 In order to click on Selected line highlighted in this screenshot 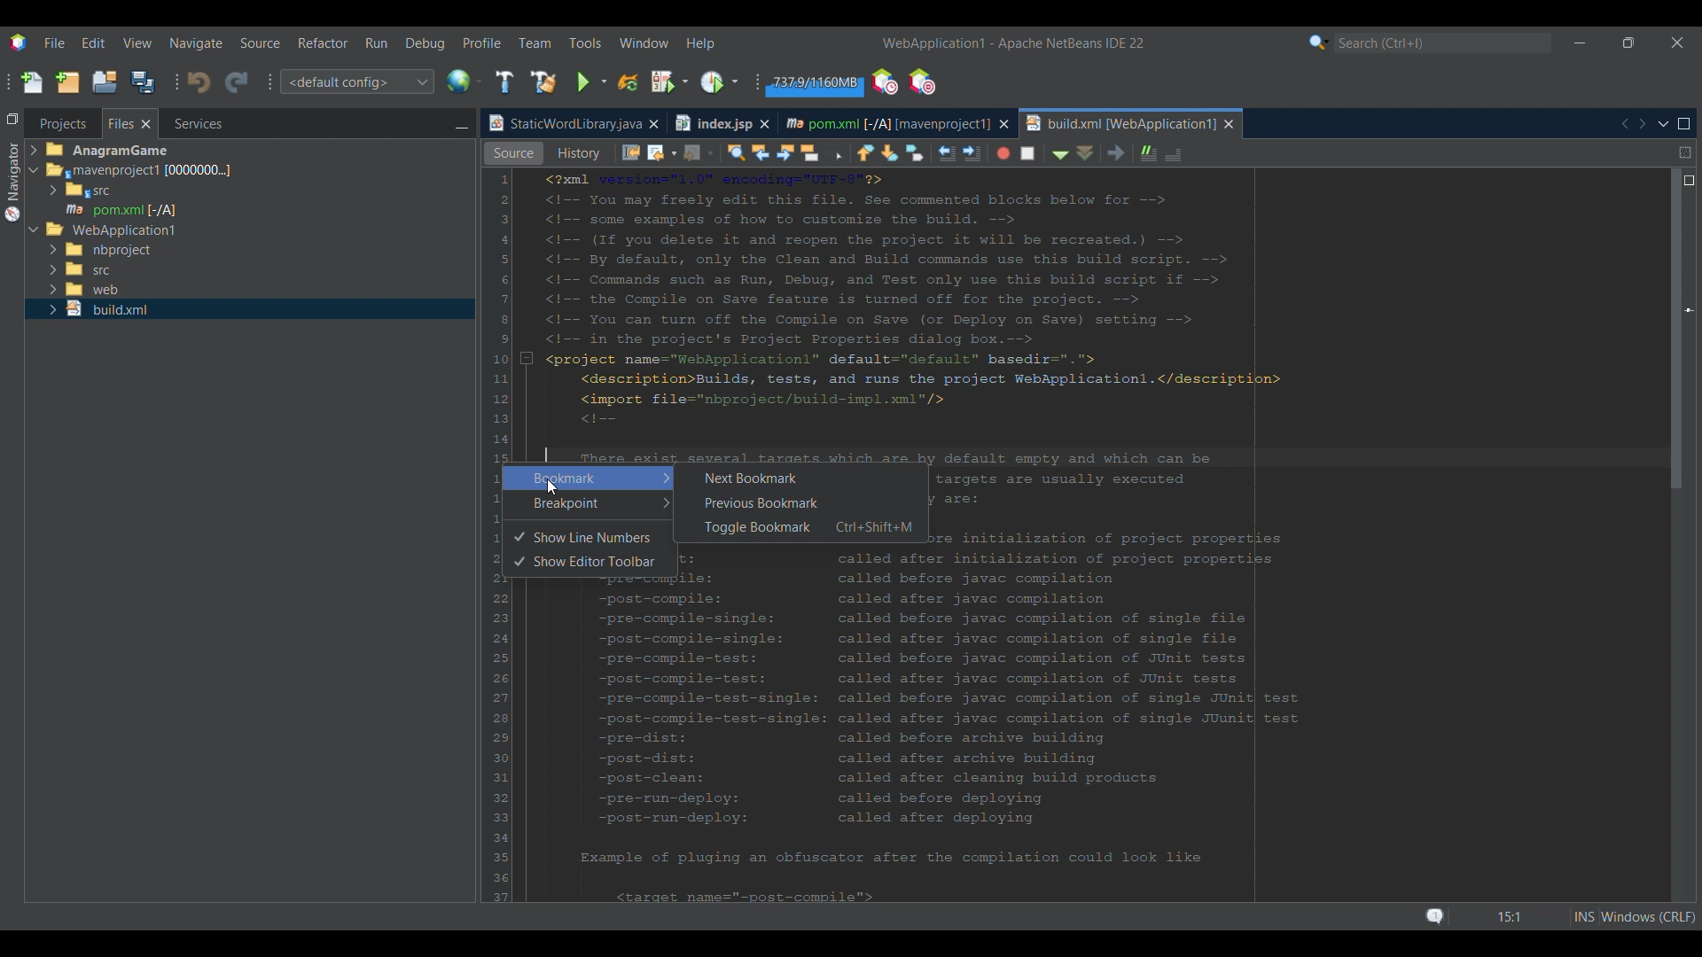, I will do `click(1299, 456)`.